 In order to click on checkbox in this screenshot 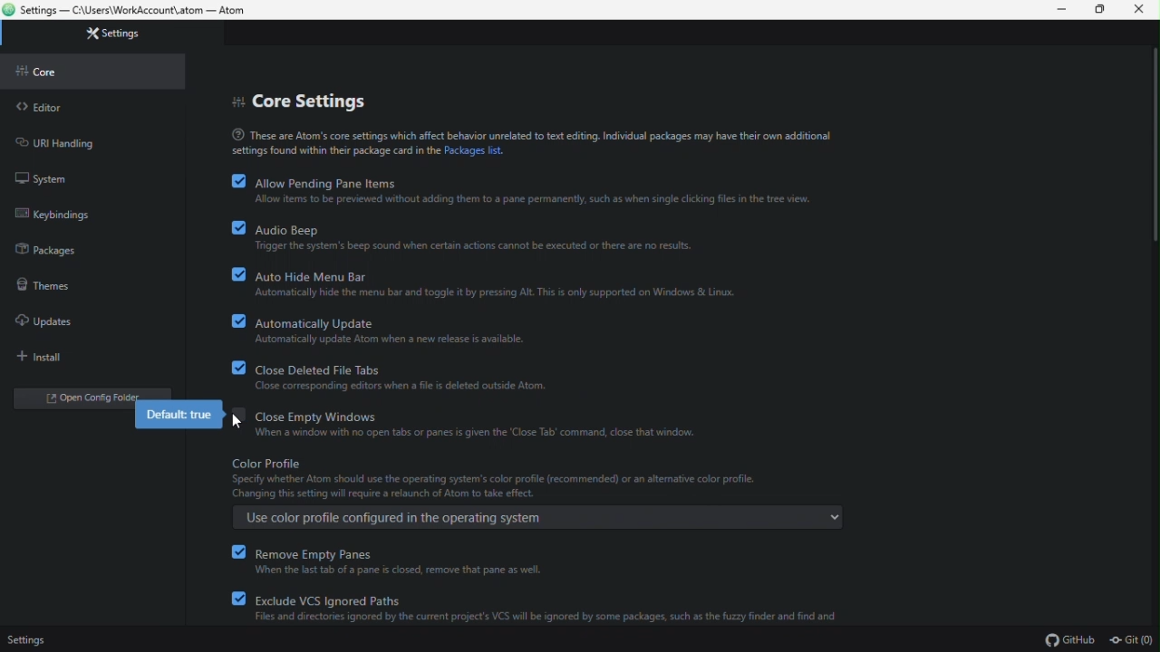, I will do `click(238, 182)`.